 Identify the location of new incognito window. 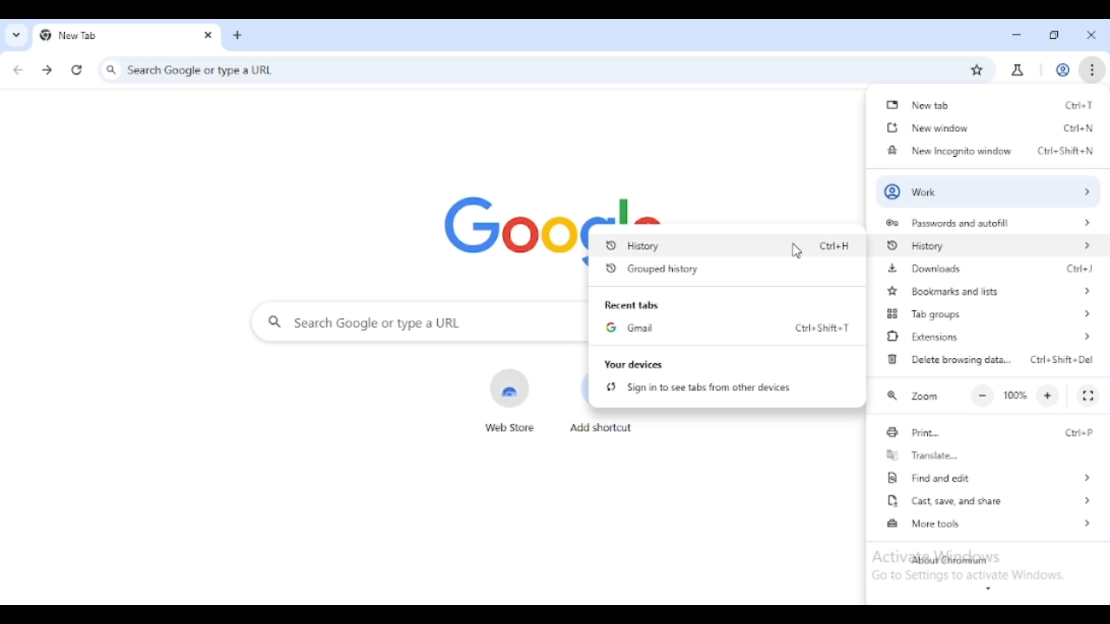
(949, 149).